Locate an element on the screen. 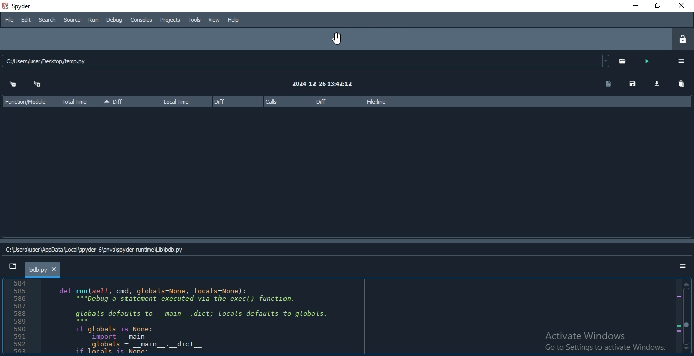 This screenshot has width=694, height=356. cursor is located at coordinates (338, 39).